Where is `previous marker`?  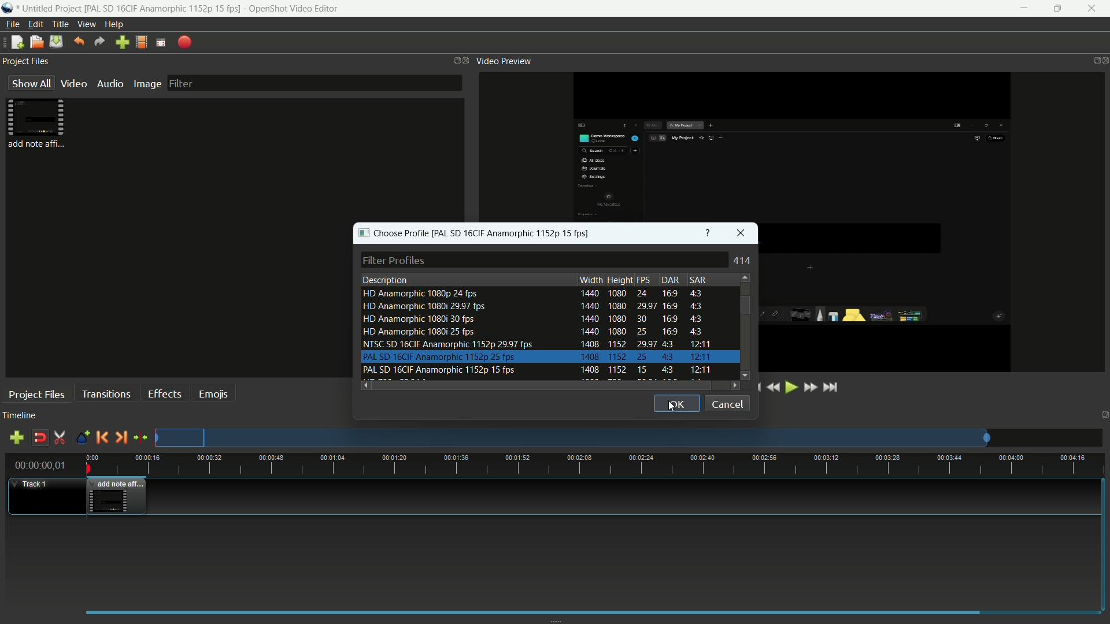
previous marker is located at coordinates (102, 437).